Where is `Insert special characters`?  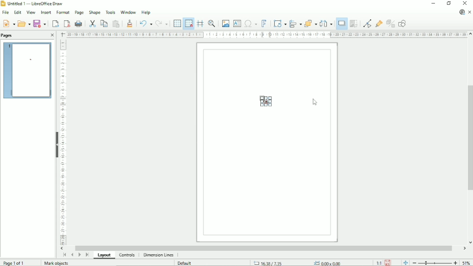 Insert special characters is located at coordinates (250, 23).